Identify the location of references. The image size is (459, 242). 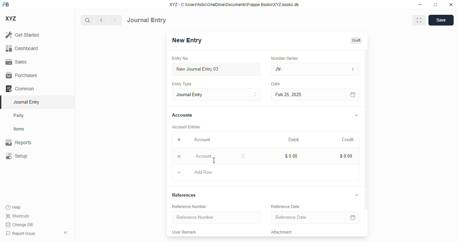
(184, 195).